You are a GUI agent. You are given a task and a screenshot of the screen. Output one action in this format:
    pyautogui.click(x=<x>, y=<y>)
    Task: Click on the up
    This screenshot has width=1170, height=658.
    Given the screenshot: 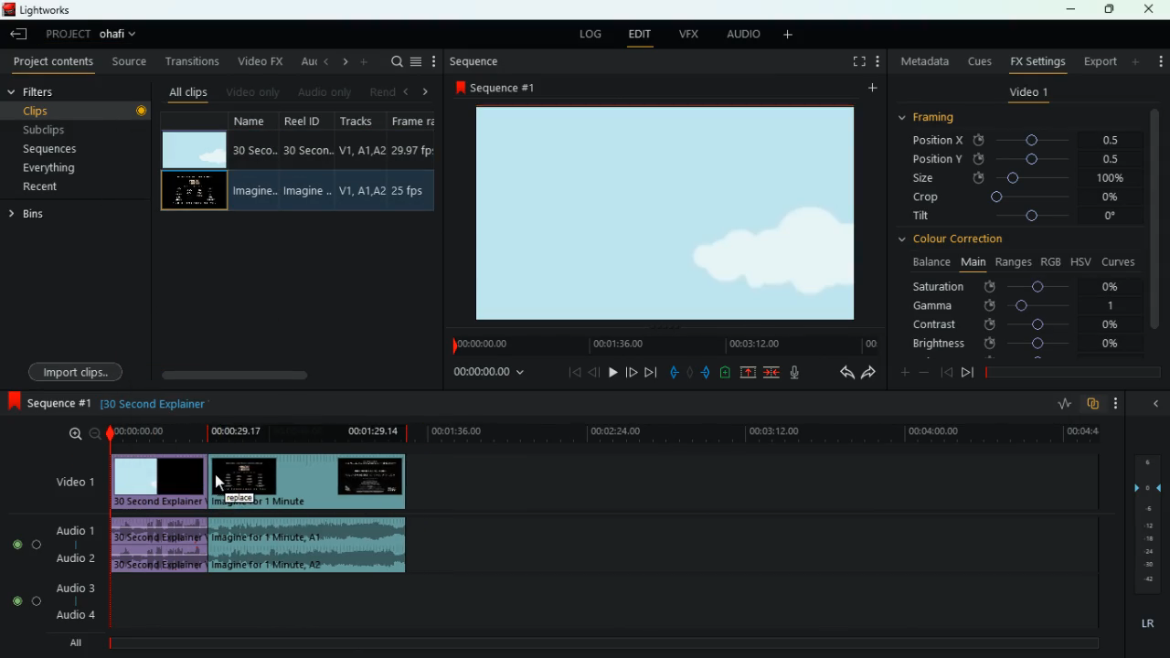 What is the action you would take?
    pyautogui.click(x=749, y=374)
    